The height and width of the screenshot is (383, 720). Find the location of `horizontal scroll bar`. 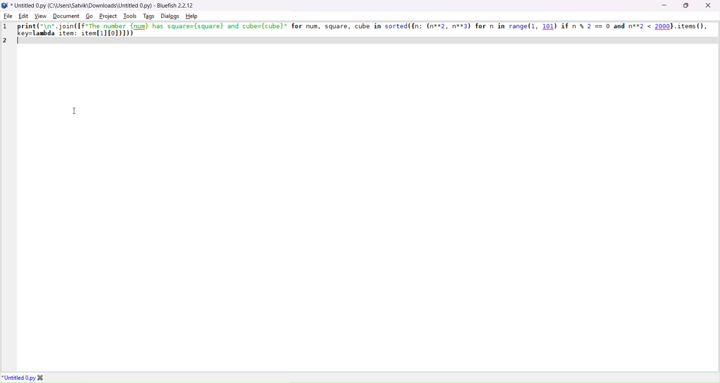

horizontal scroll bar is located at coordinates (385, 372).